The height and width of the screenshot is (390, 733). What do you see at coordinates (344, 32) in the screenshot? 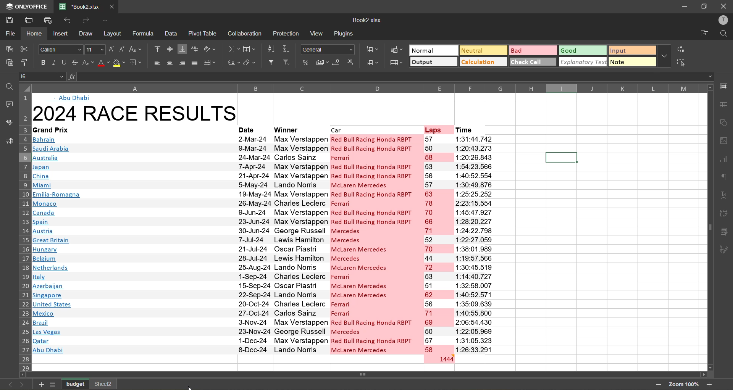
I see `plugins` at bounding box center [344, 32].